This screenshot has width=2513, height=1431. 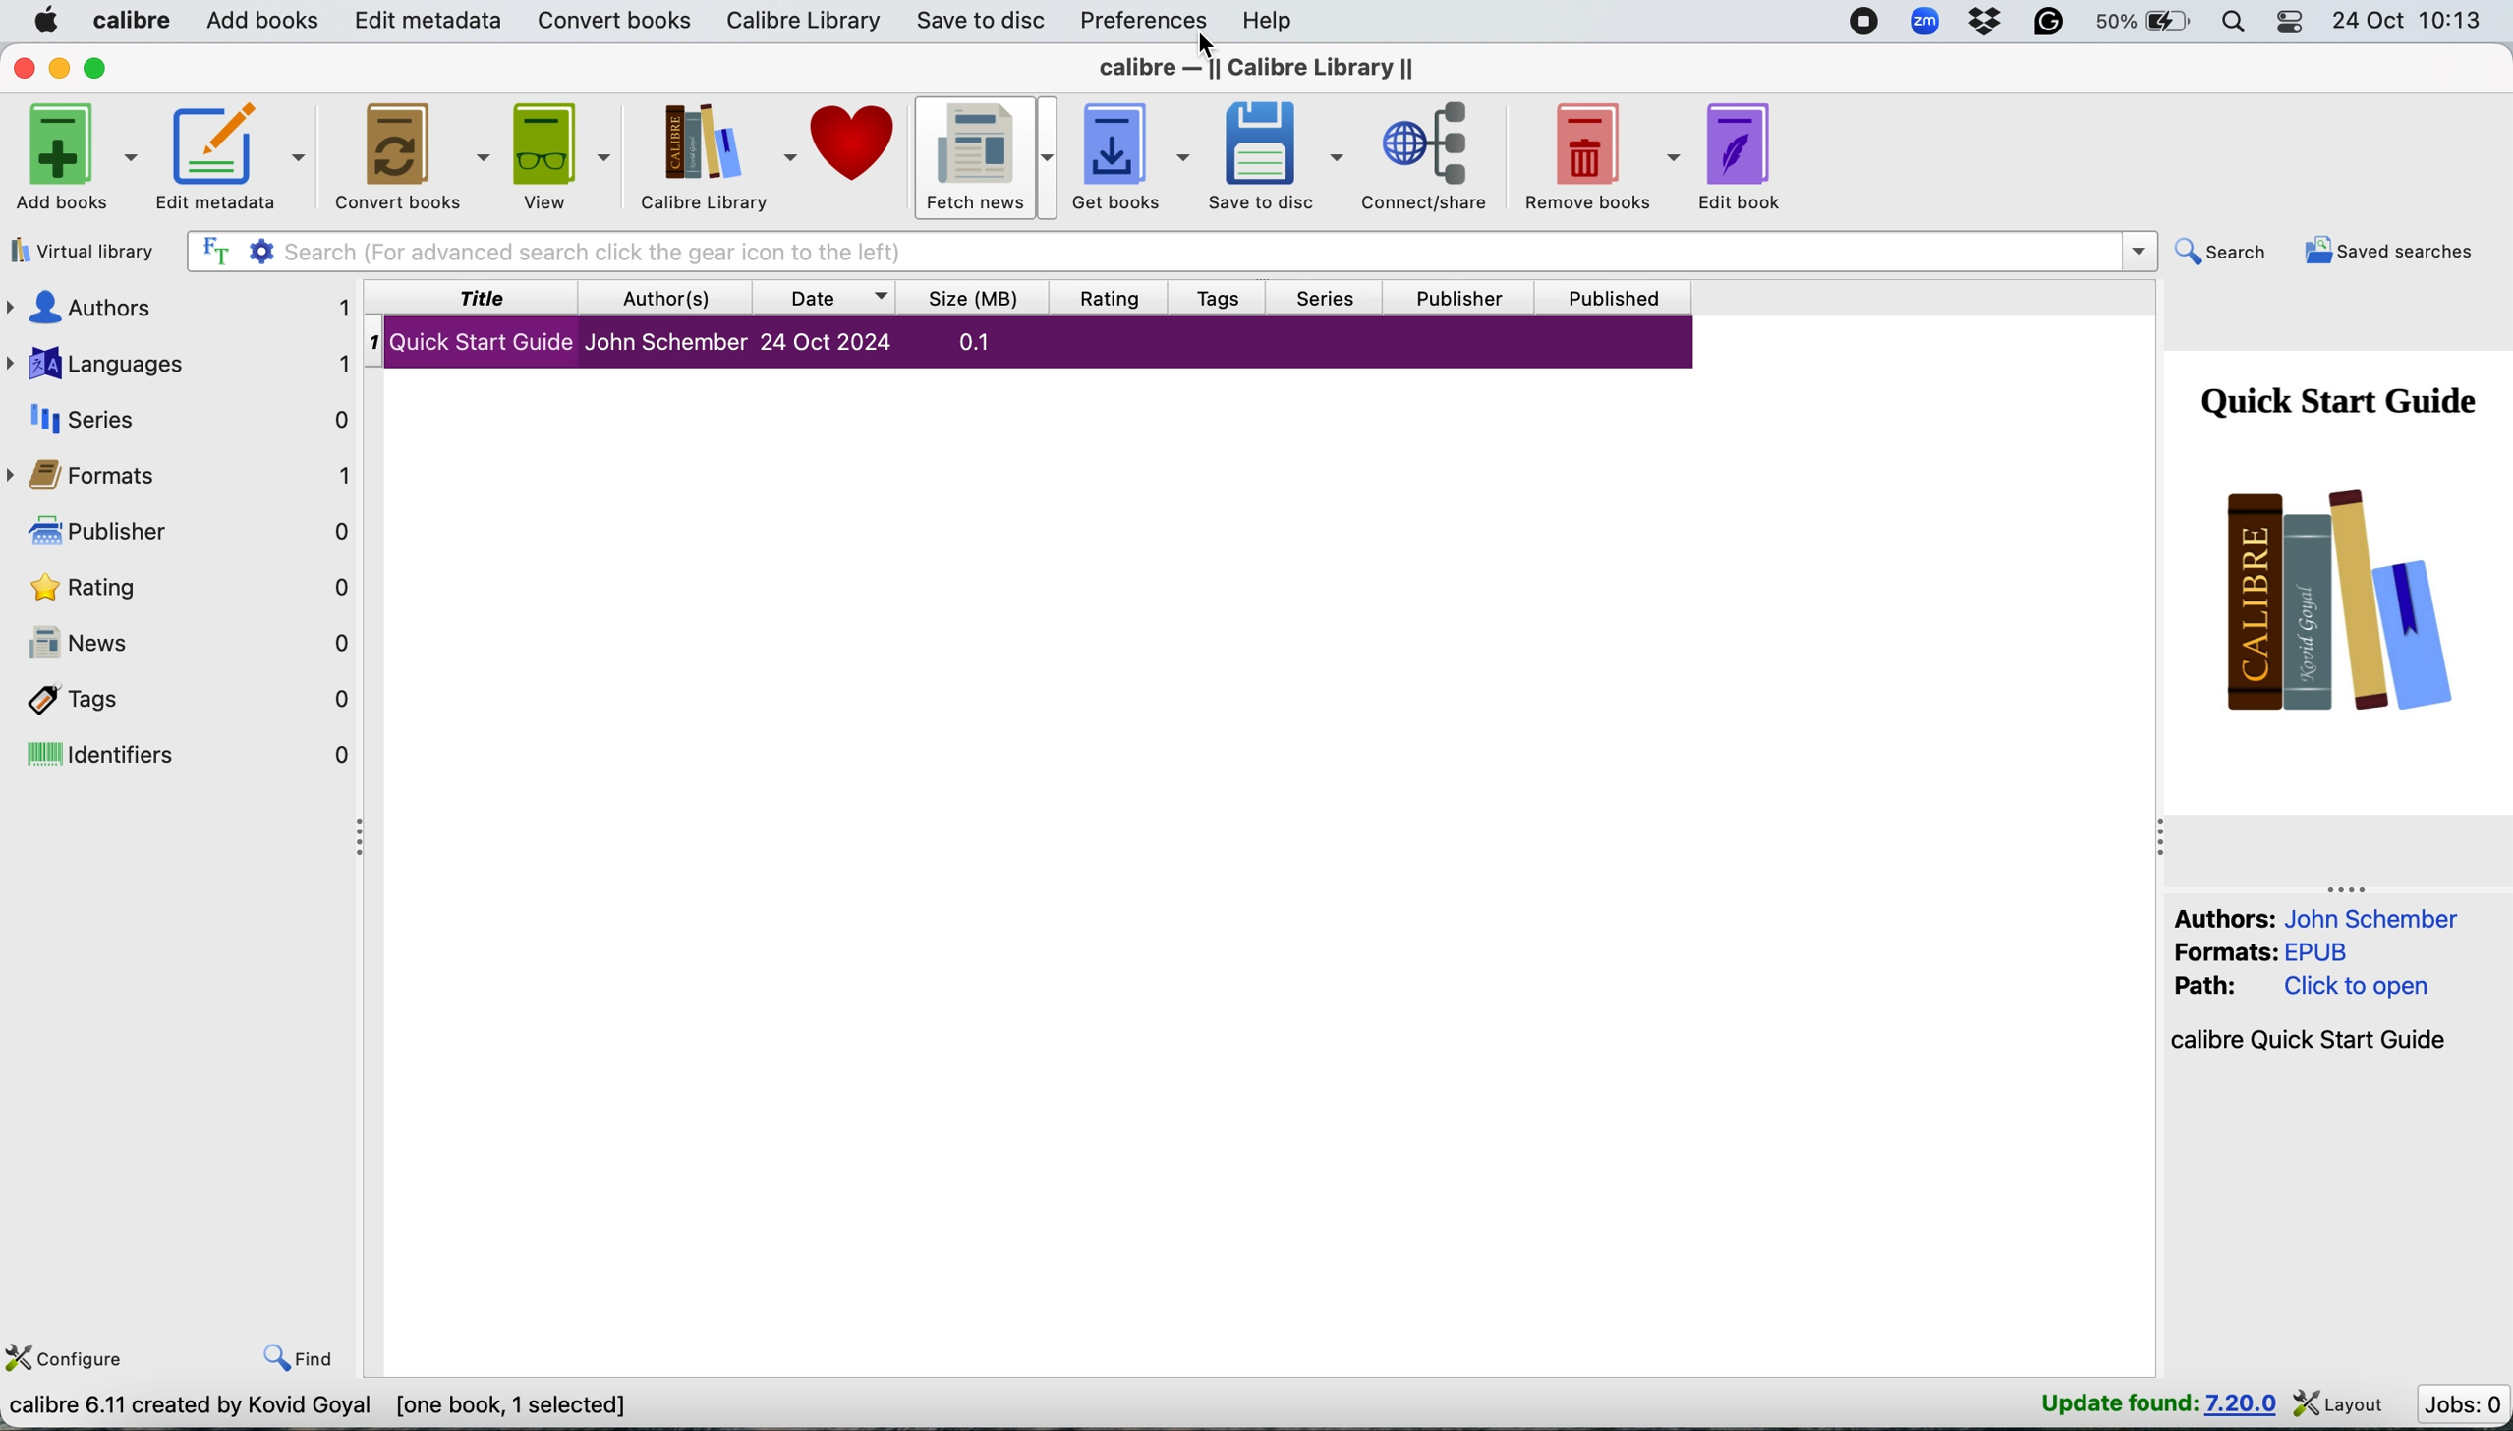 I want to click on dropbox, so click(x=1983, y=22).